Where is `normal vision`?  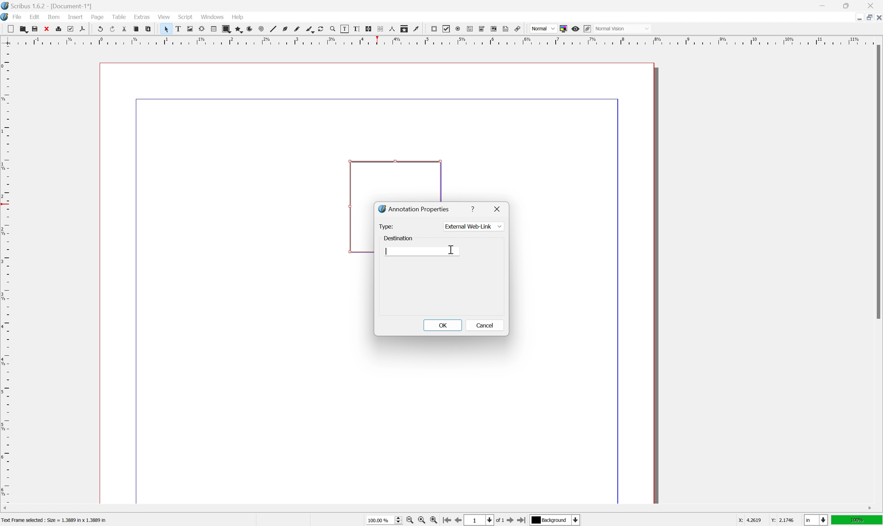
normal vision is located at coordinates (622, 28).